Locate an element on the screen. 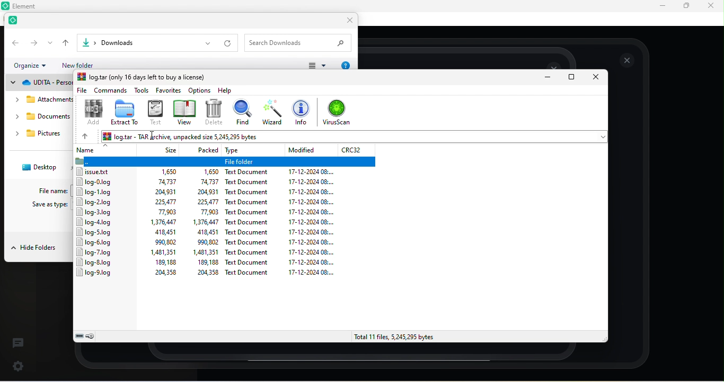  1,376,447 is located at coordinates (164, 222).